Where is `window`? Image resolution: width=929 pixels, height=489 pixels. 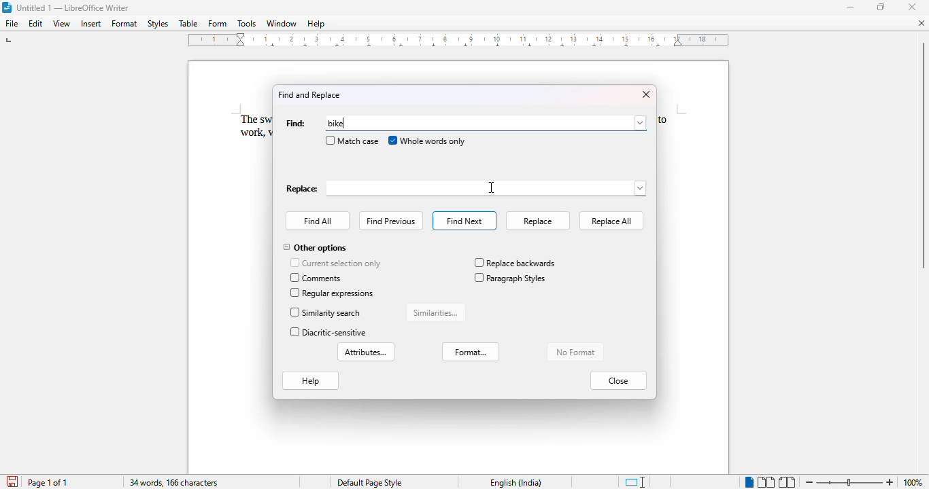
window is located at coordinates (281, 24).